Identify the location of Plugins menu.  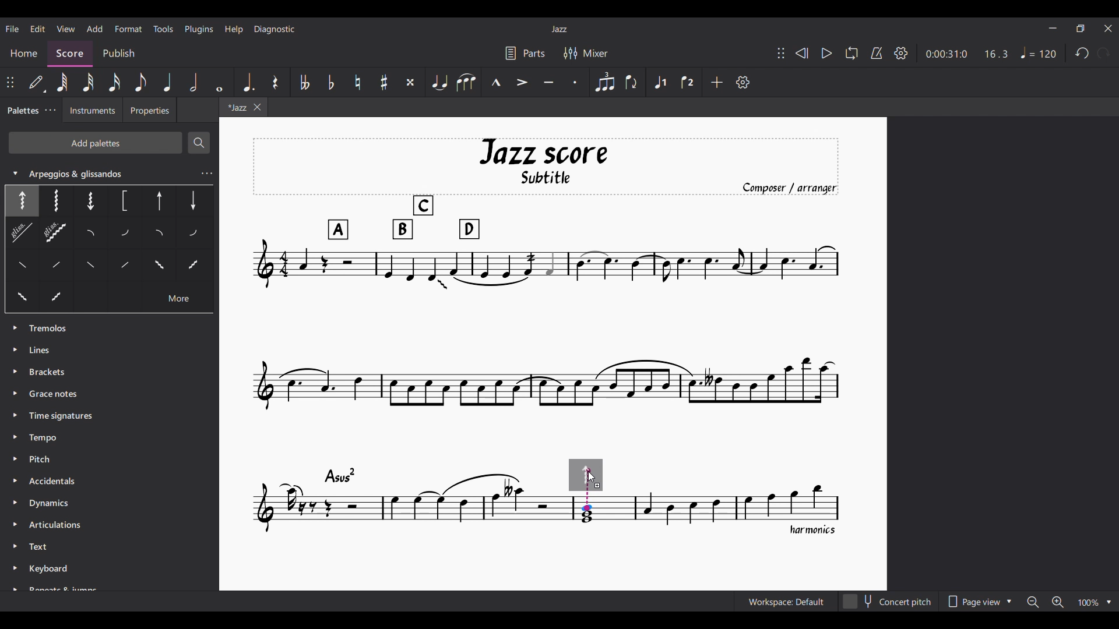
(199, 30).